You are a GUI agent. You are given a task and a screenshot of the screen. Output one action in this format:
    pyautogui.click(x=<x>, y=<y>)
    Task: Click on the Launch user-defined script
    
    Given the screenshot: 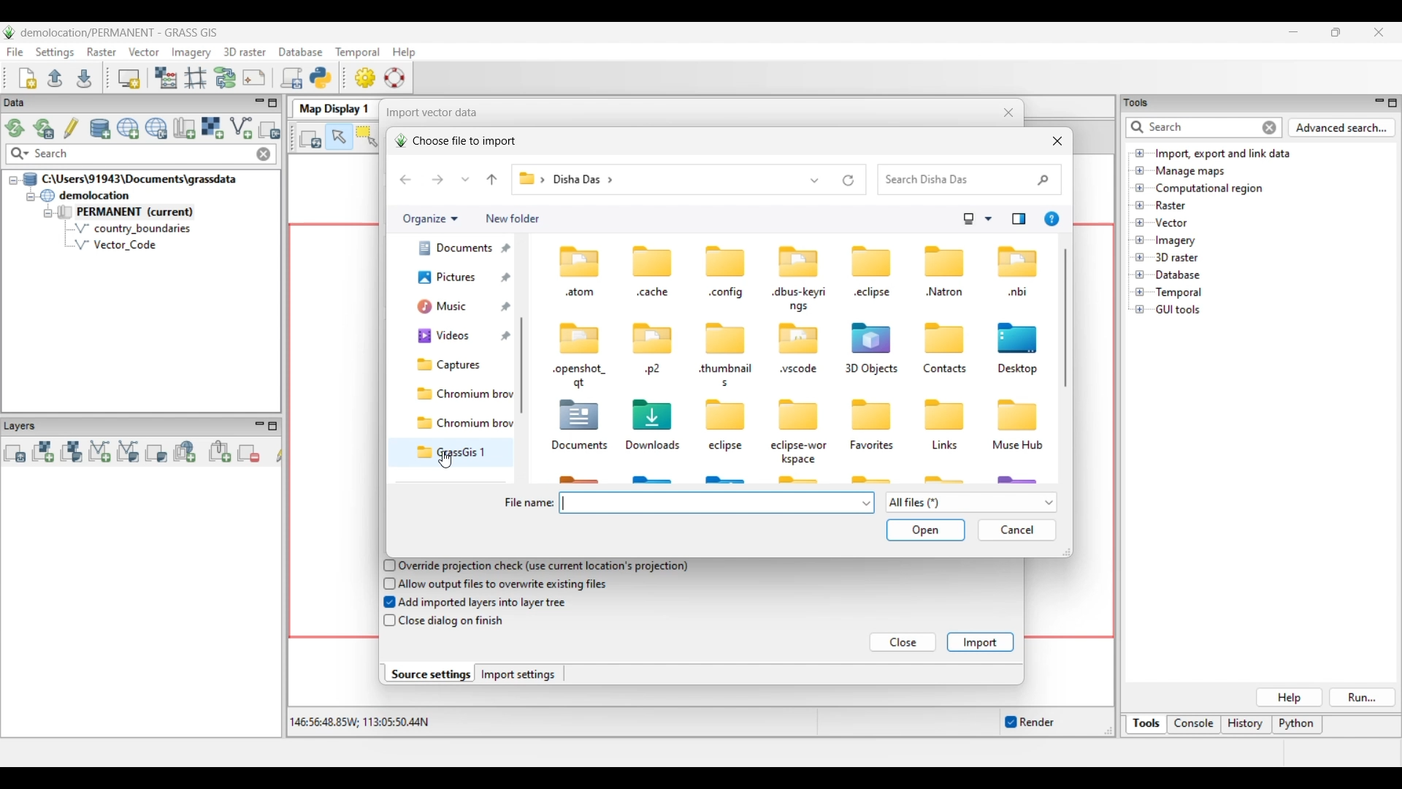 What is the action you would take?
    pyautogui.click(x=291, y=77)
    